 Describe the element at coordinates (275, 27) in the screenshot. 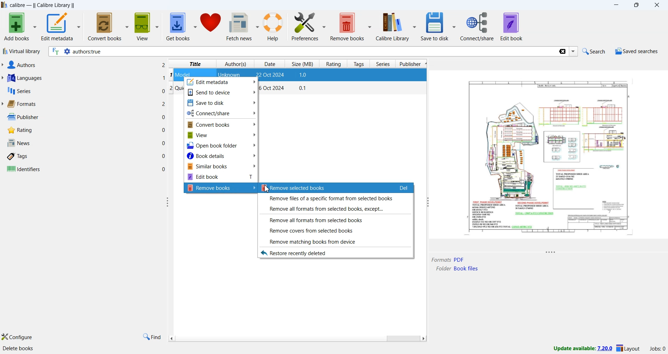

I see `help` at that location.